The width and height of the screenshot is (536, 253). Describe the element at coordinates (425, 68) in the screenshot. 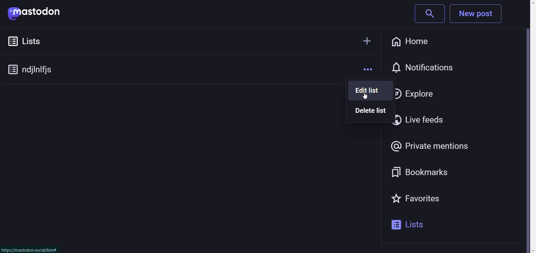

I see `notification` at that location.